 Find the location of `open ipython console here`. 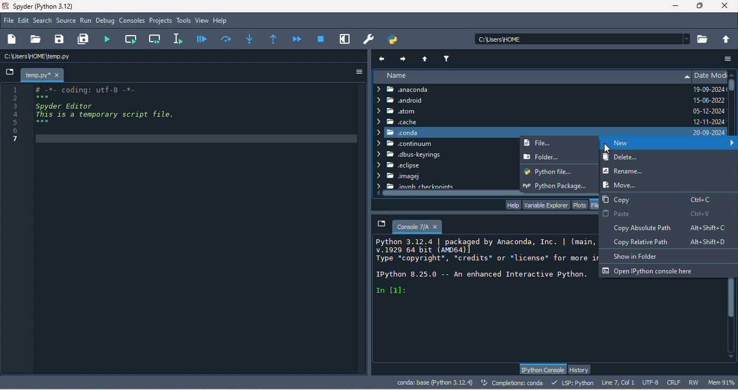

open ipython console here is located at coordinates (650, 271).